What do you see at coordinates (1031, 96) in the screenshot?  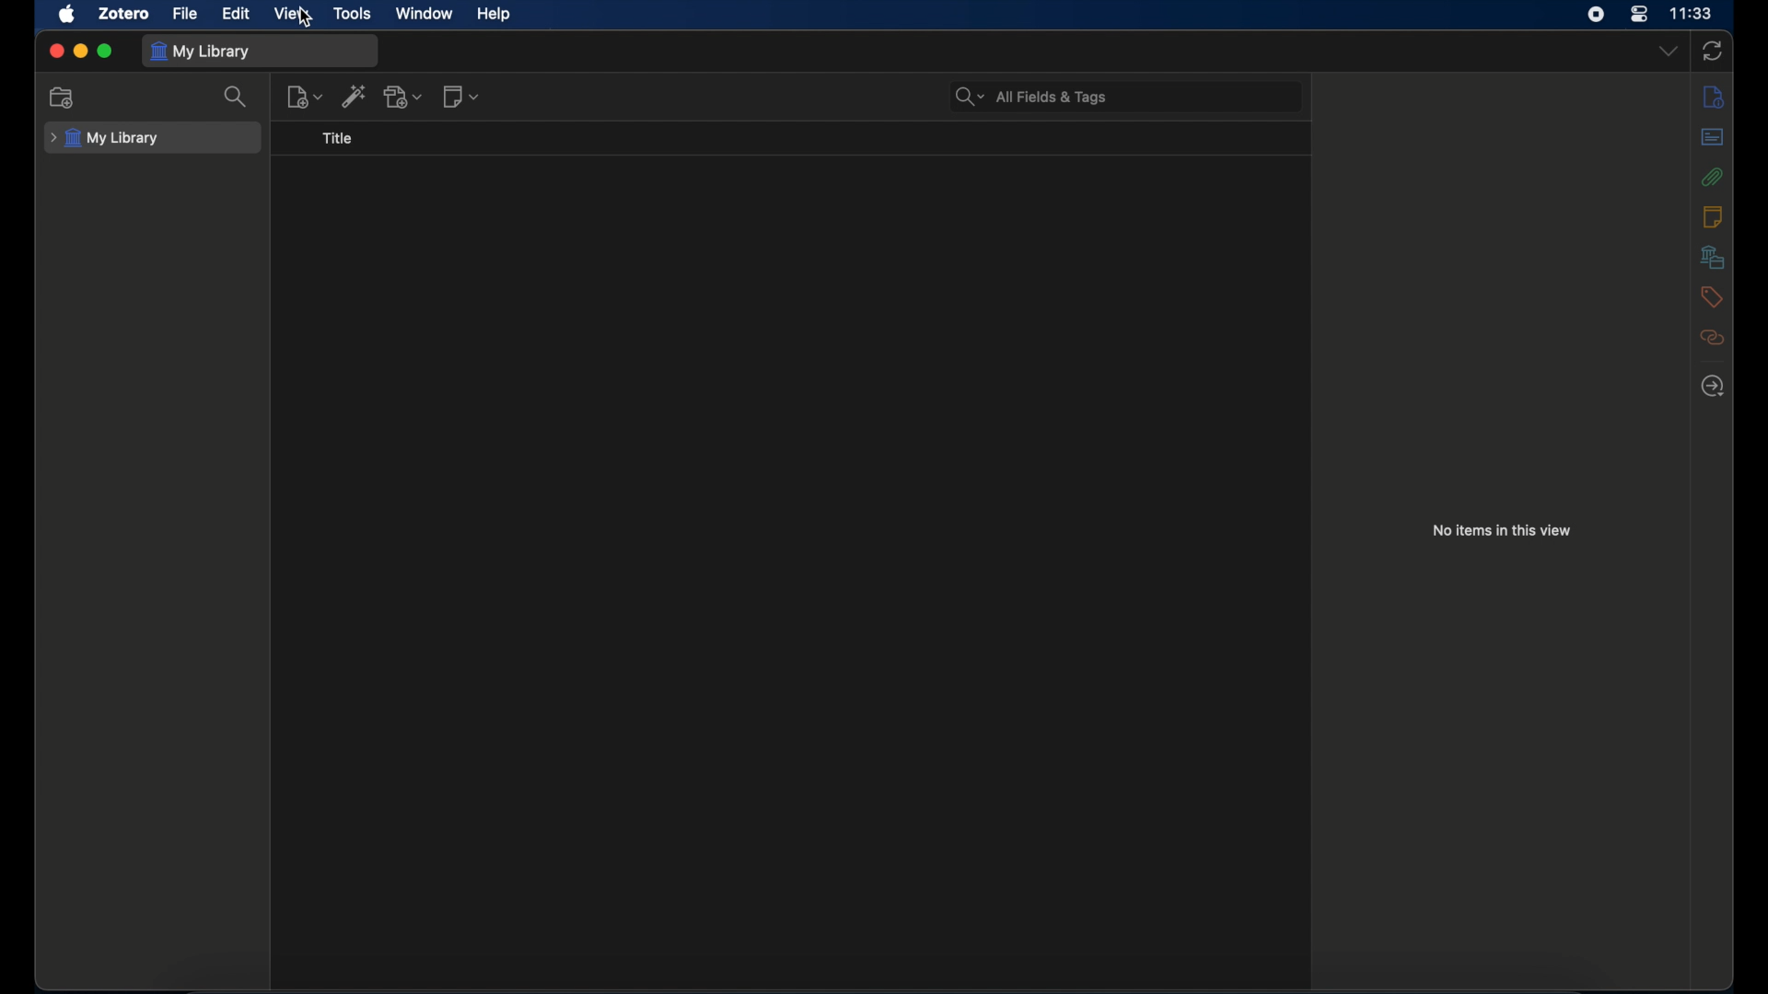 I see `search bar` at bounding box center [1031, 96].